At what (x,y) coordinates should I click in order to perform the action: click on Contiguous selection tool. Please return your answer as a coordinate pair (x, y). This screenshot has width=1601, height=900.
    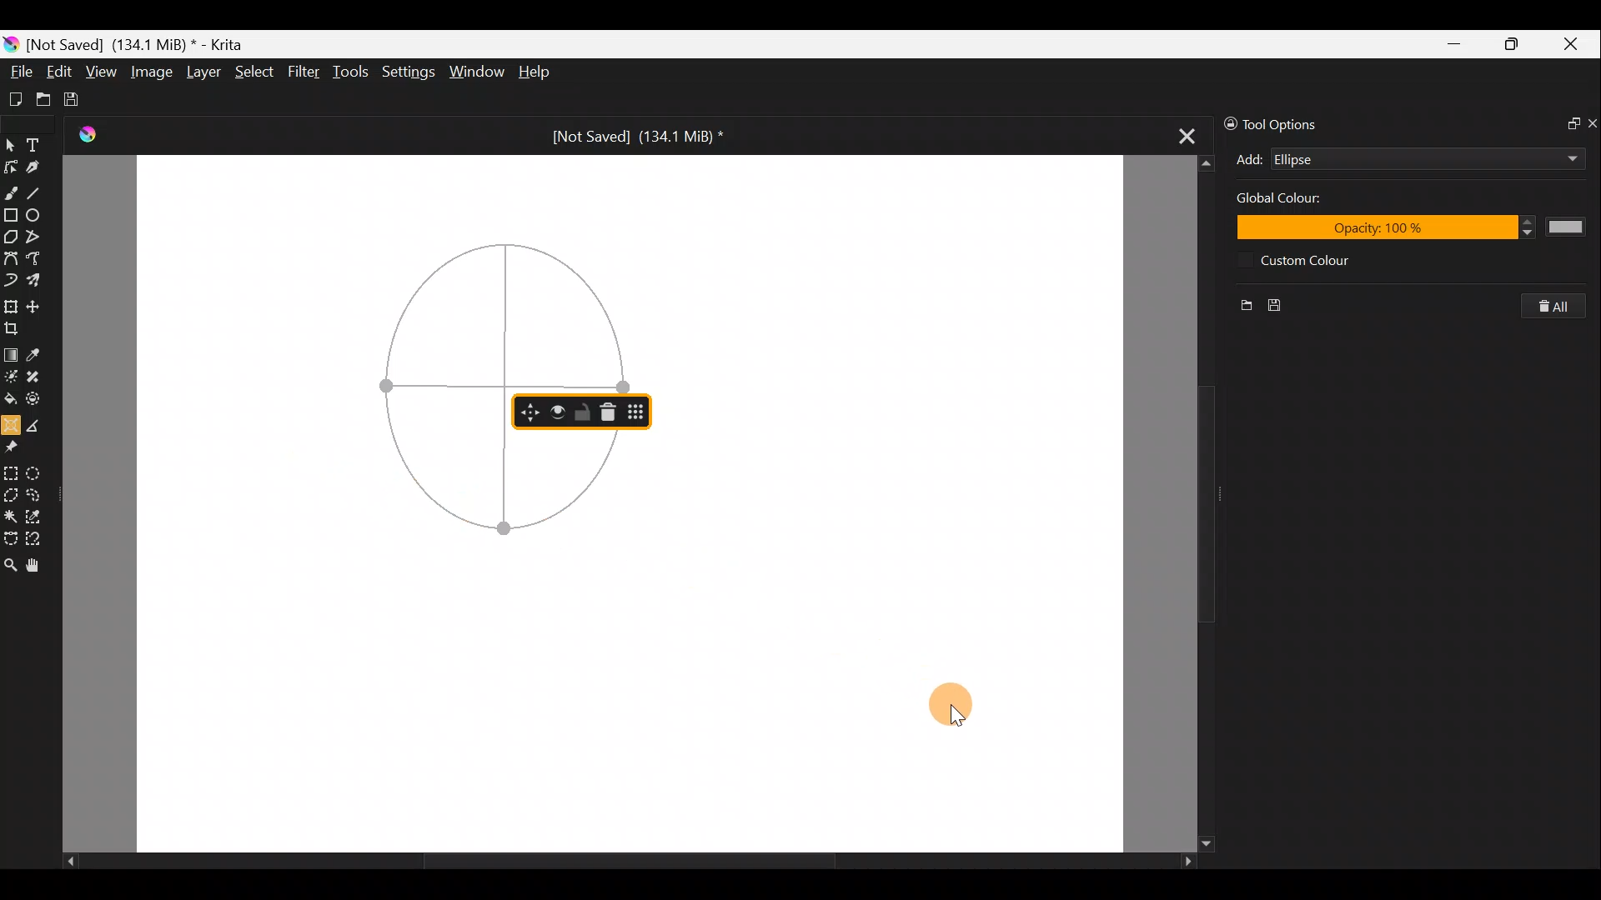
    Looking at the image, I should click on (11, 514).